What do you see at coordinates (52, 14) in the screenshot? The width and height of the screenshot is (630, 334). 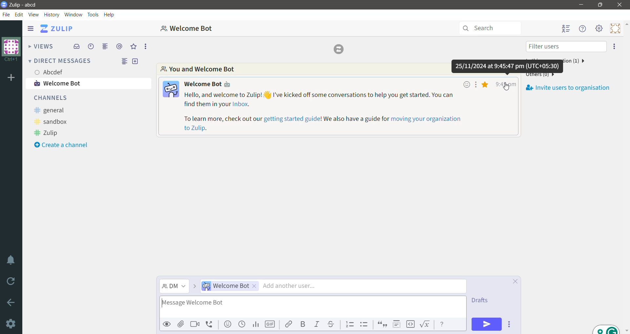 I see `History` at bounding box center [52, 14].